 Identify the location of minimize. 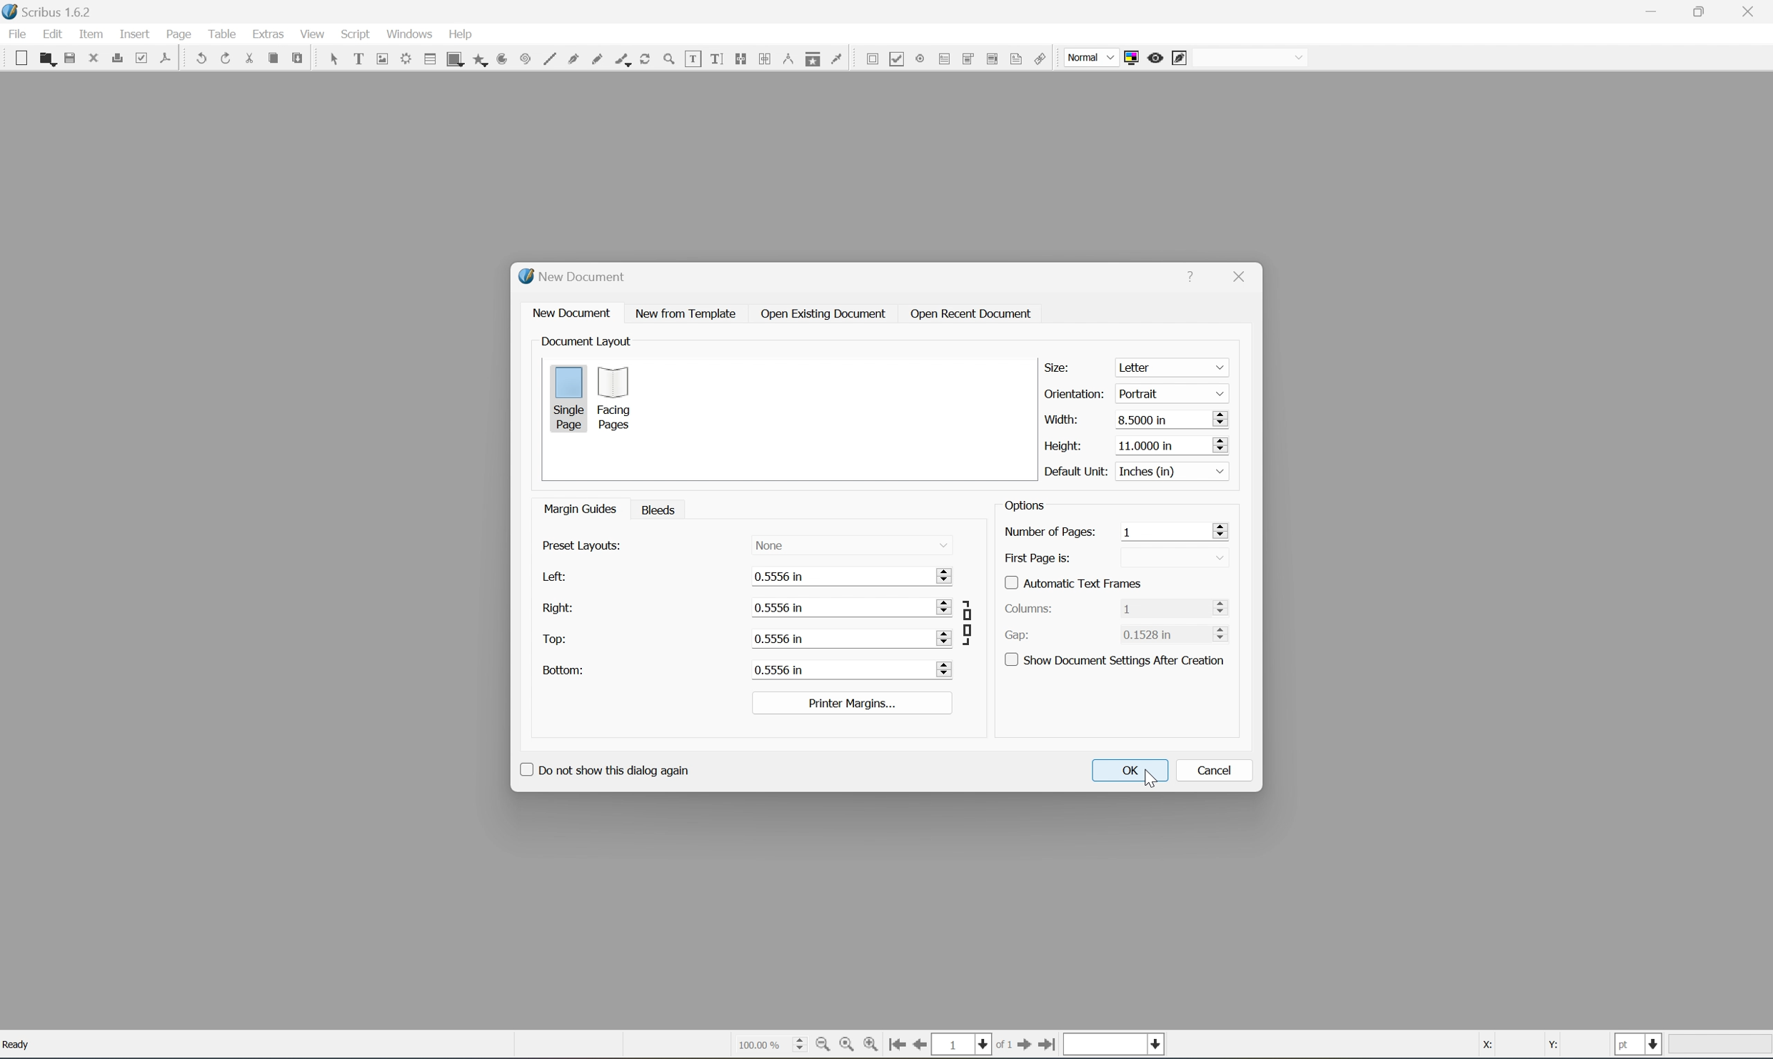
(1657, 9).